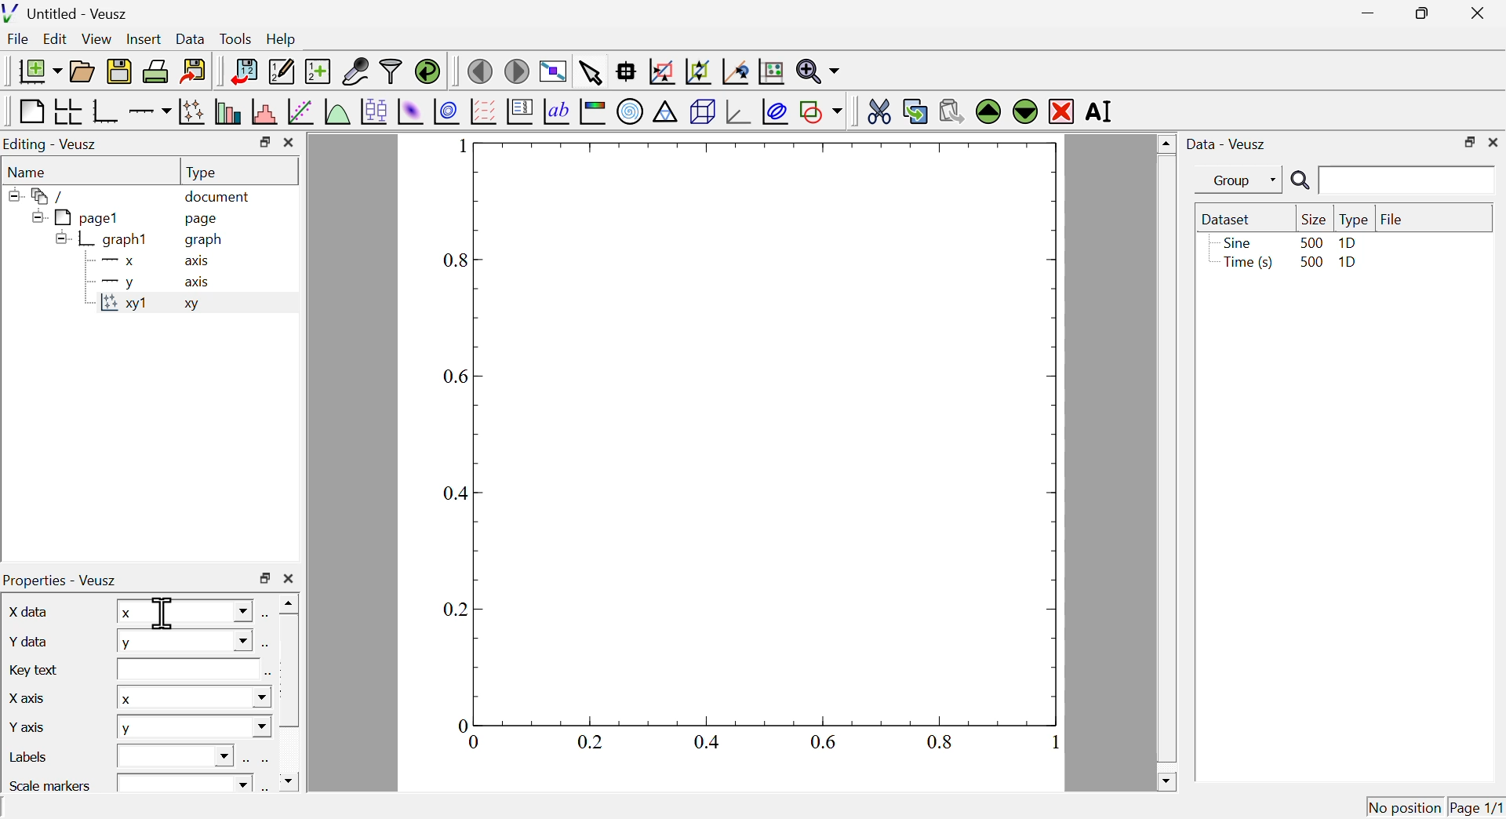 This screenshot has width=1506, height=819. Describe the element at coordinates (707, 741) in the screenshot. I see `0.4` at that location.